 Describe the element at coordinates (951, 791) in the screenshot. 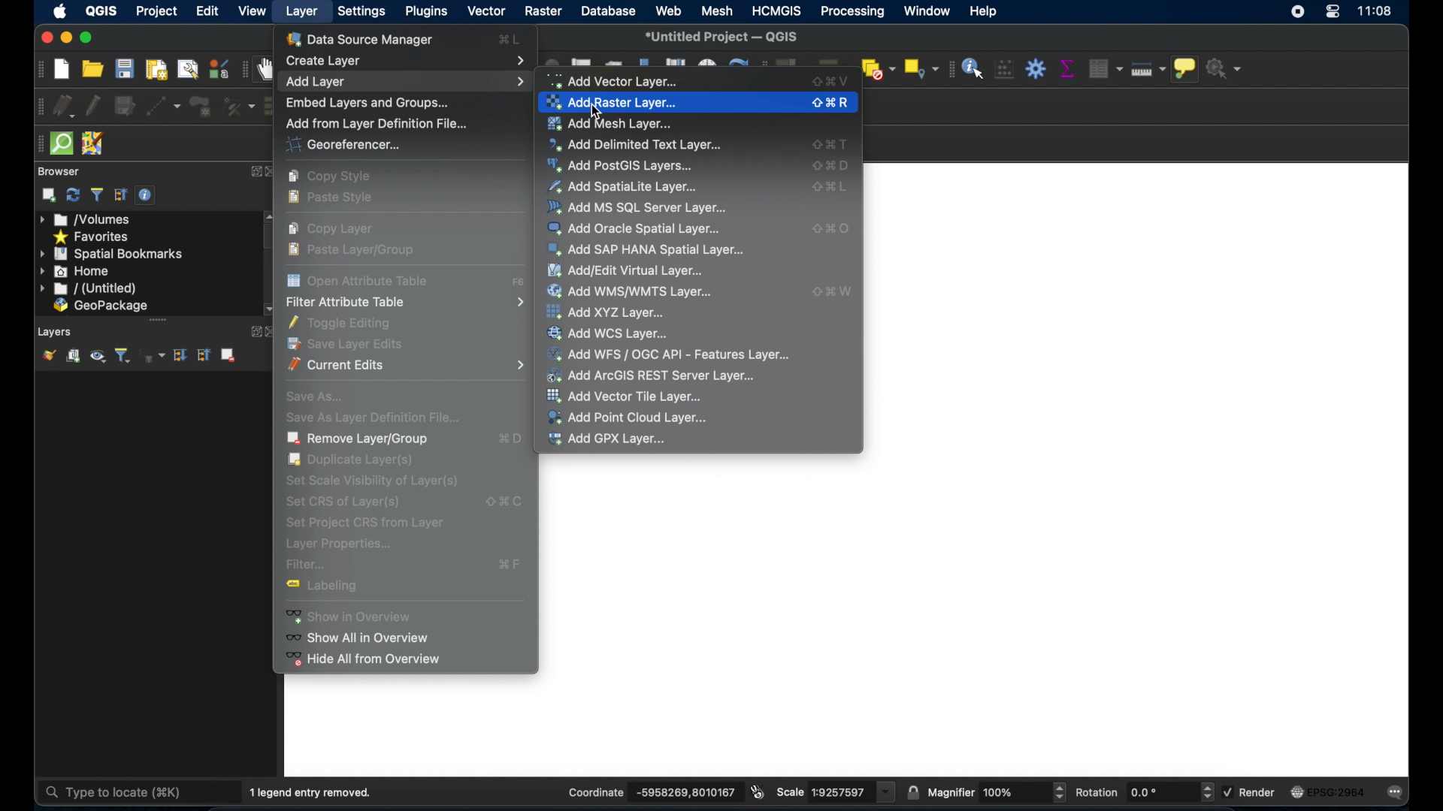

I see `magnifier` at that location.